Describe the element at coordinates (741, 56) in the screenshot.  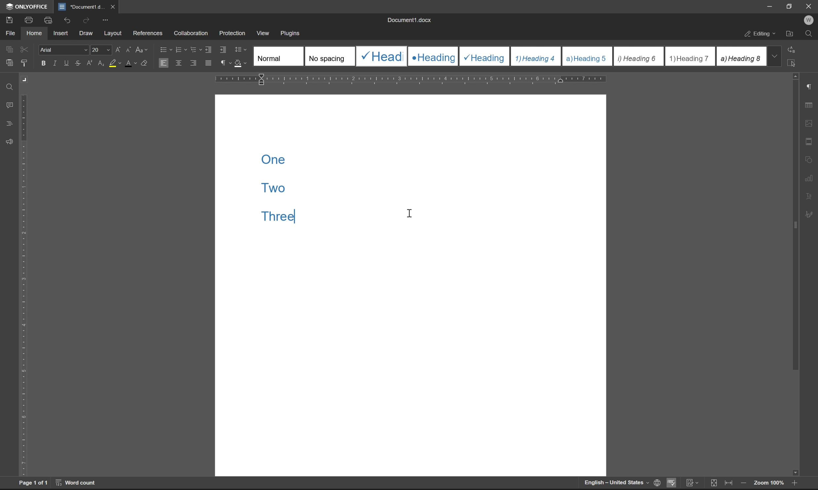
I see `Heading 8` at that location.